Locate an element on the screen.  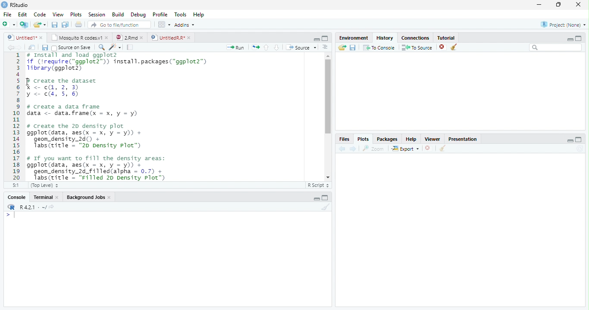
minimize is located at coordinates (570, 140).